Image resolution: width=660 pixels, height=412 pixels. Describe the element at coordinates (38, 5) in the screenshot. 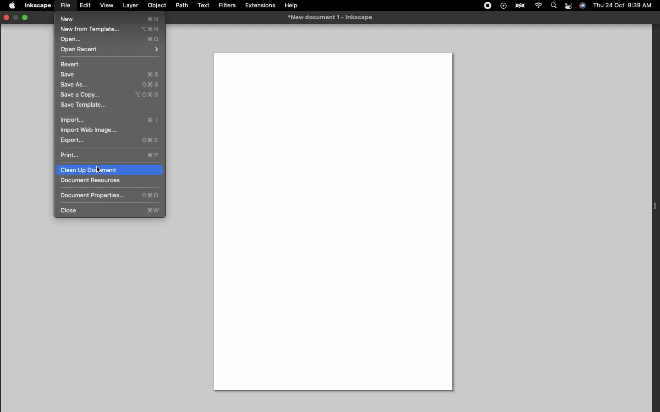

I see `Inkspace` at that location.